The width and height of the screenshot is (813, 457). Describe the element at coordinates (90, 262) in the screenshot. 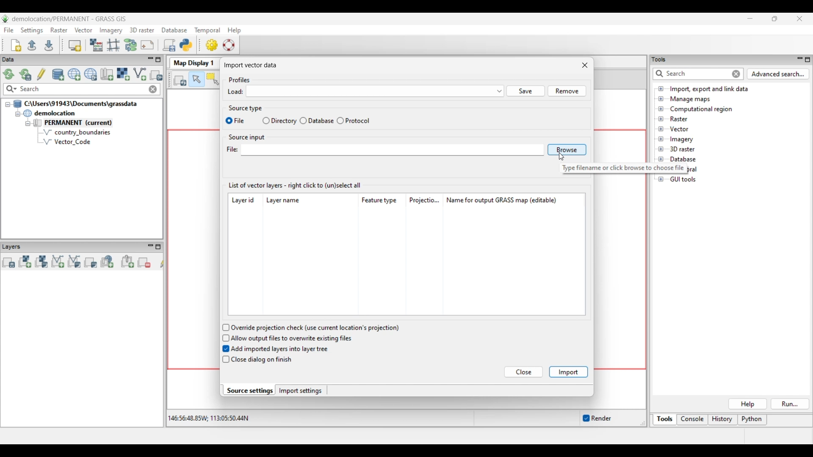

I see `Add various overlays` at that location.